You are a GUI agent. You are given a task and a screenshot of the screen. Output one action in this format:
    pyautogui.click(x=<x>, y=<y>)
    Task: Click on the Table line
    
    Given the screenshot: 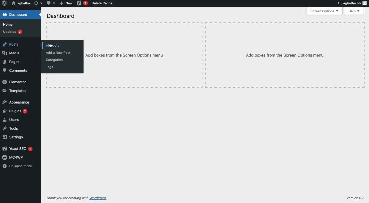 What is the action you would take?
    pyautogui.click(x=205, y=22)
    